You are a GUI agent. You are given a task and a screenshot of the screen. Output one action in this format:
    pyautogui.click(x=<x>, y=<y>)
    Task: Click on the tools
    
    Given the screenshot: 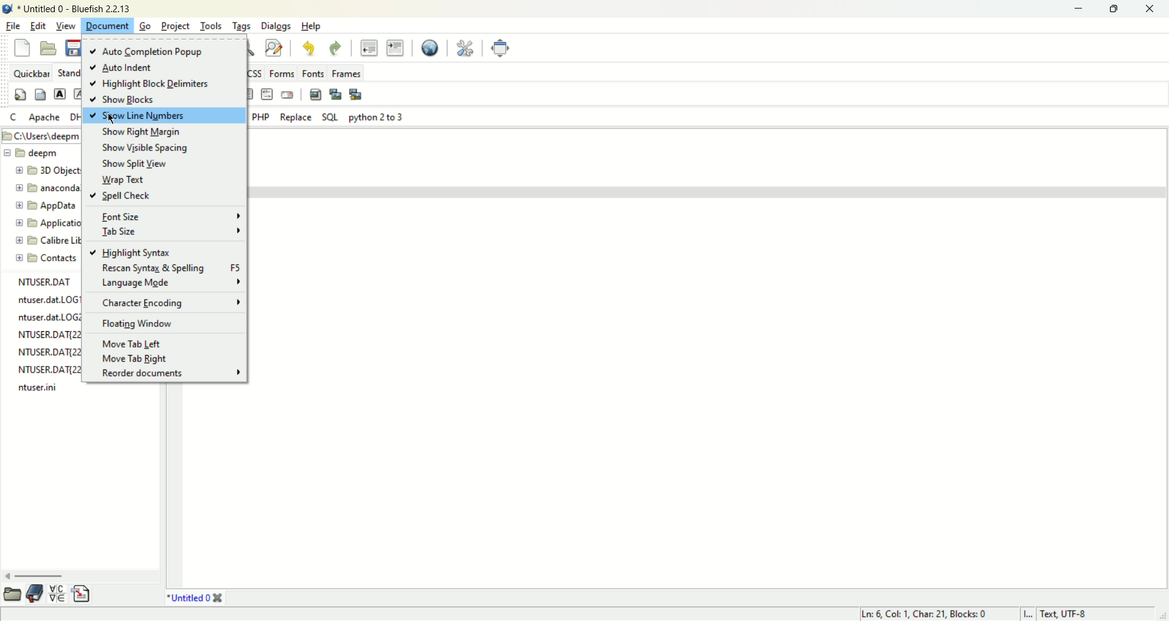 What is the action you would take?
    pyautogui.click(x=212, y=26)
    